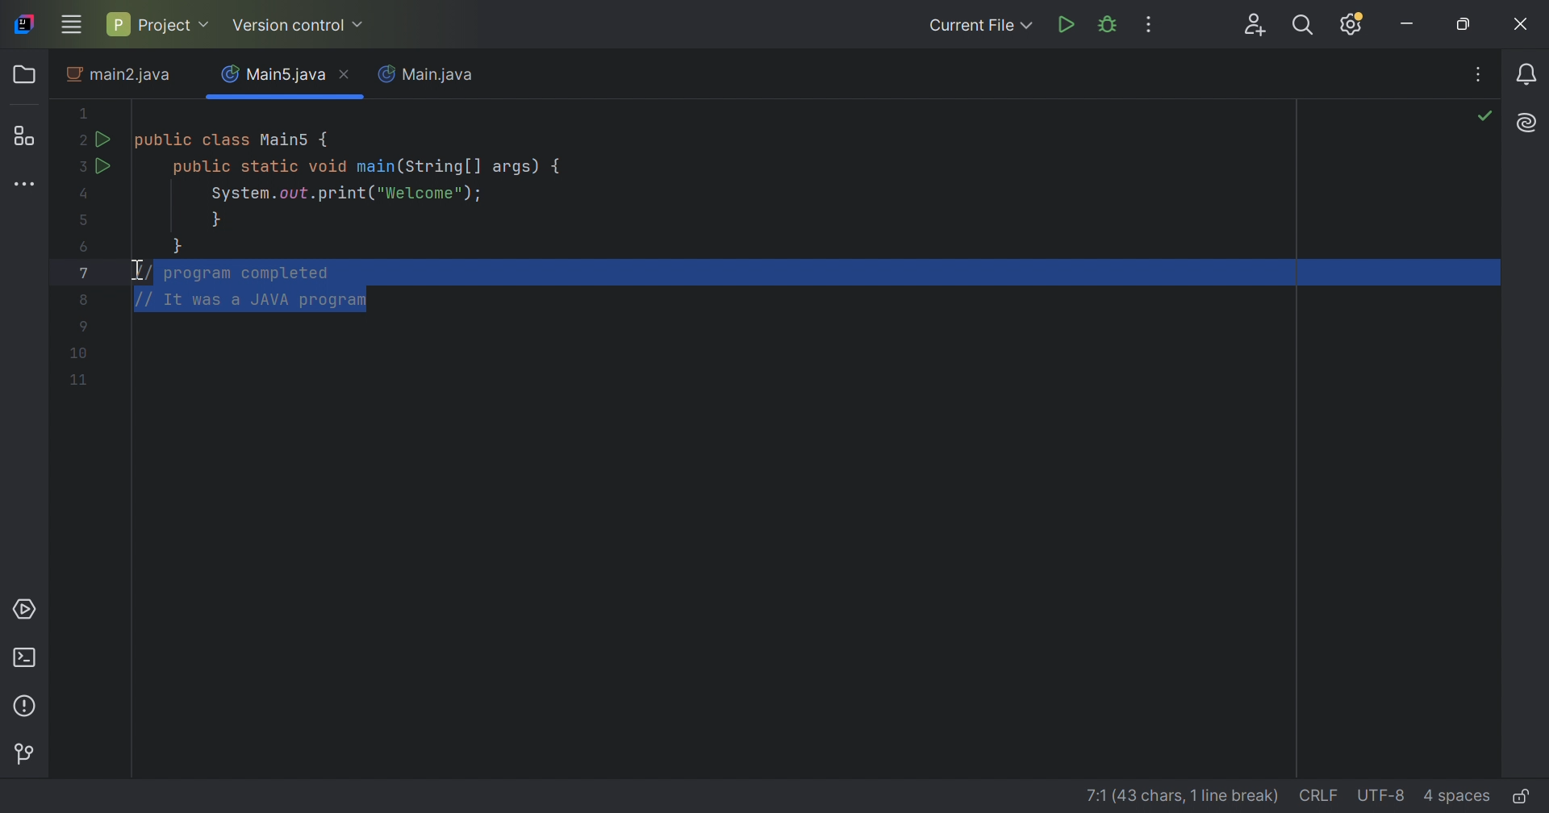 The image size is (1549, 813). What do you see at coordinates (24, 24) in the screenshot?
I see `IntelliJ icon` at bounding box center [24, 24].